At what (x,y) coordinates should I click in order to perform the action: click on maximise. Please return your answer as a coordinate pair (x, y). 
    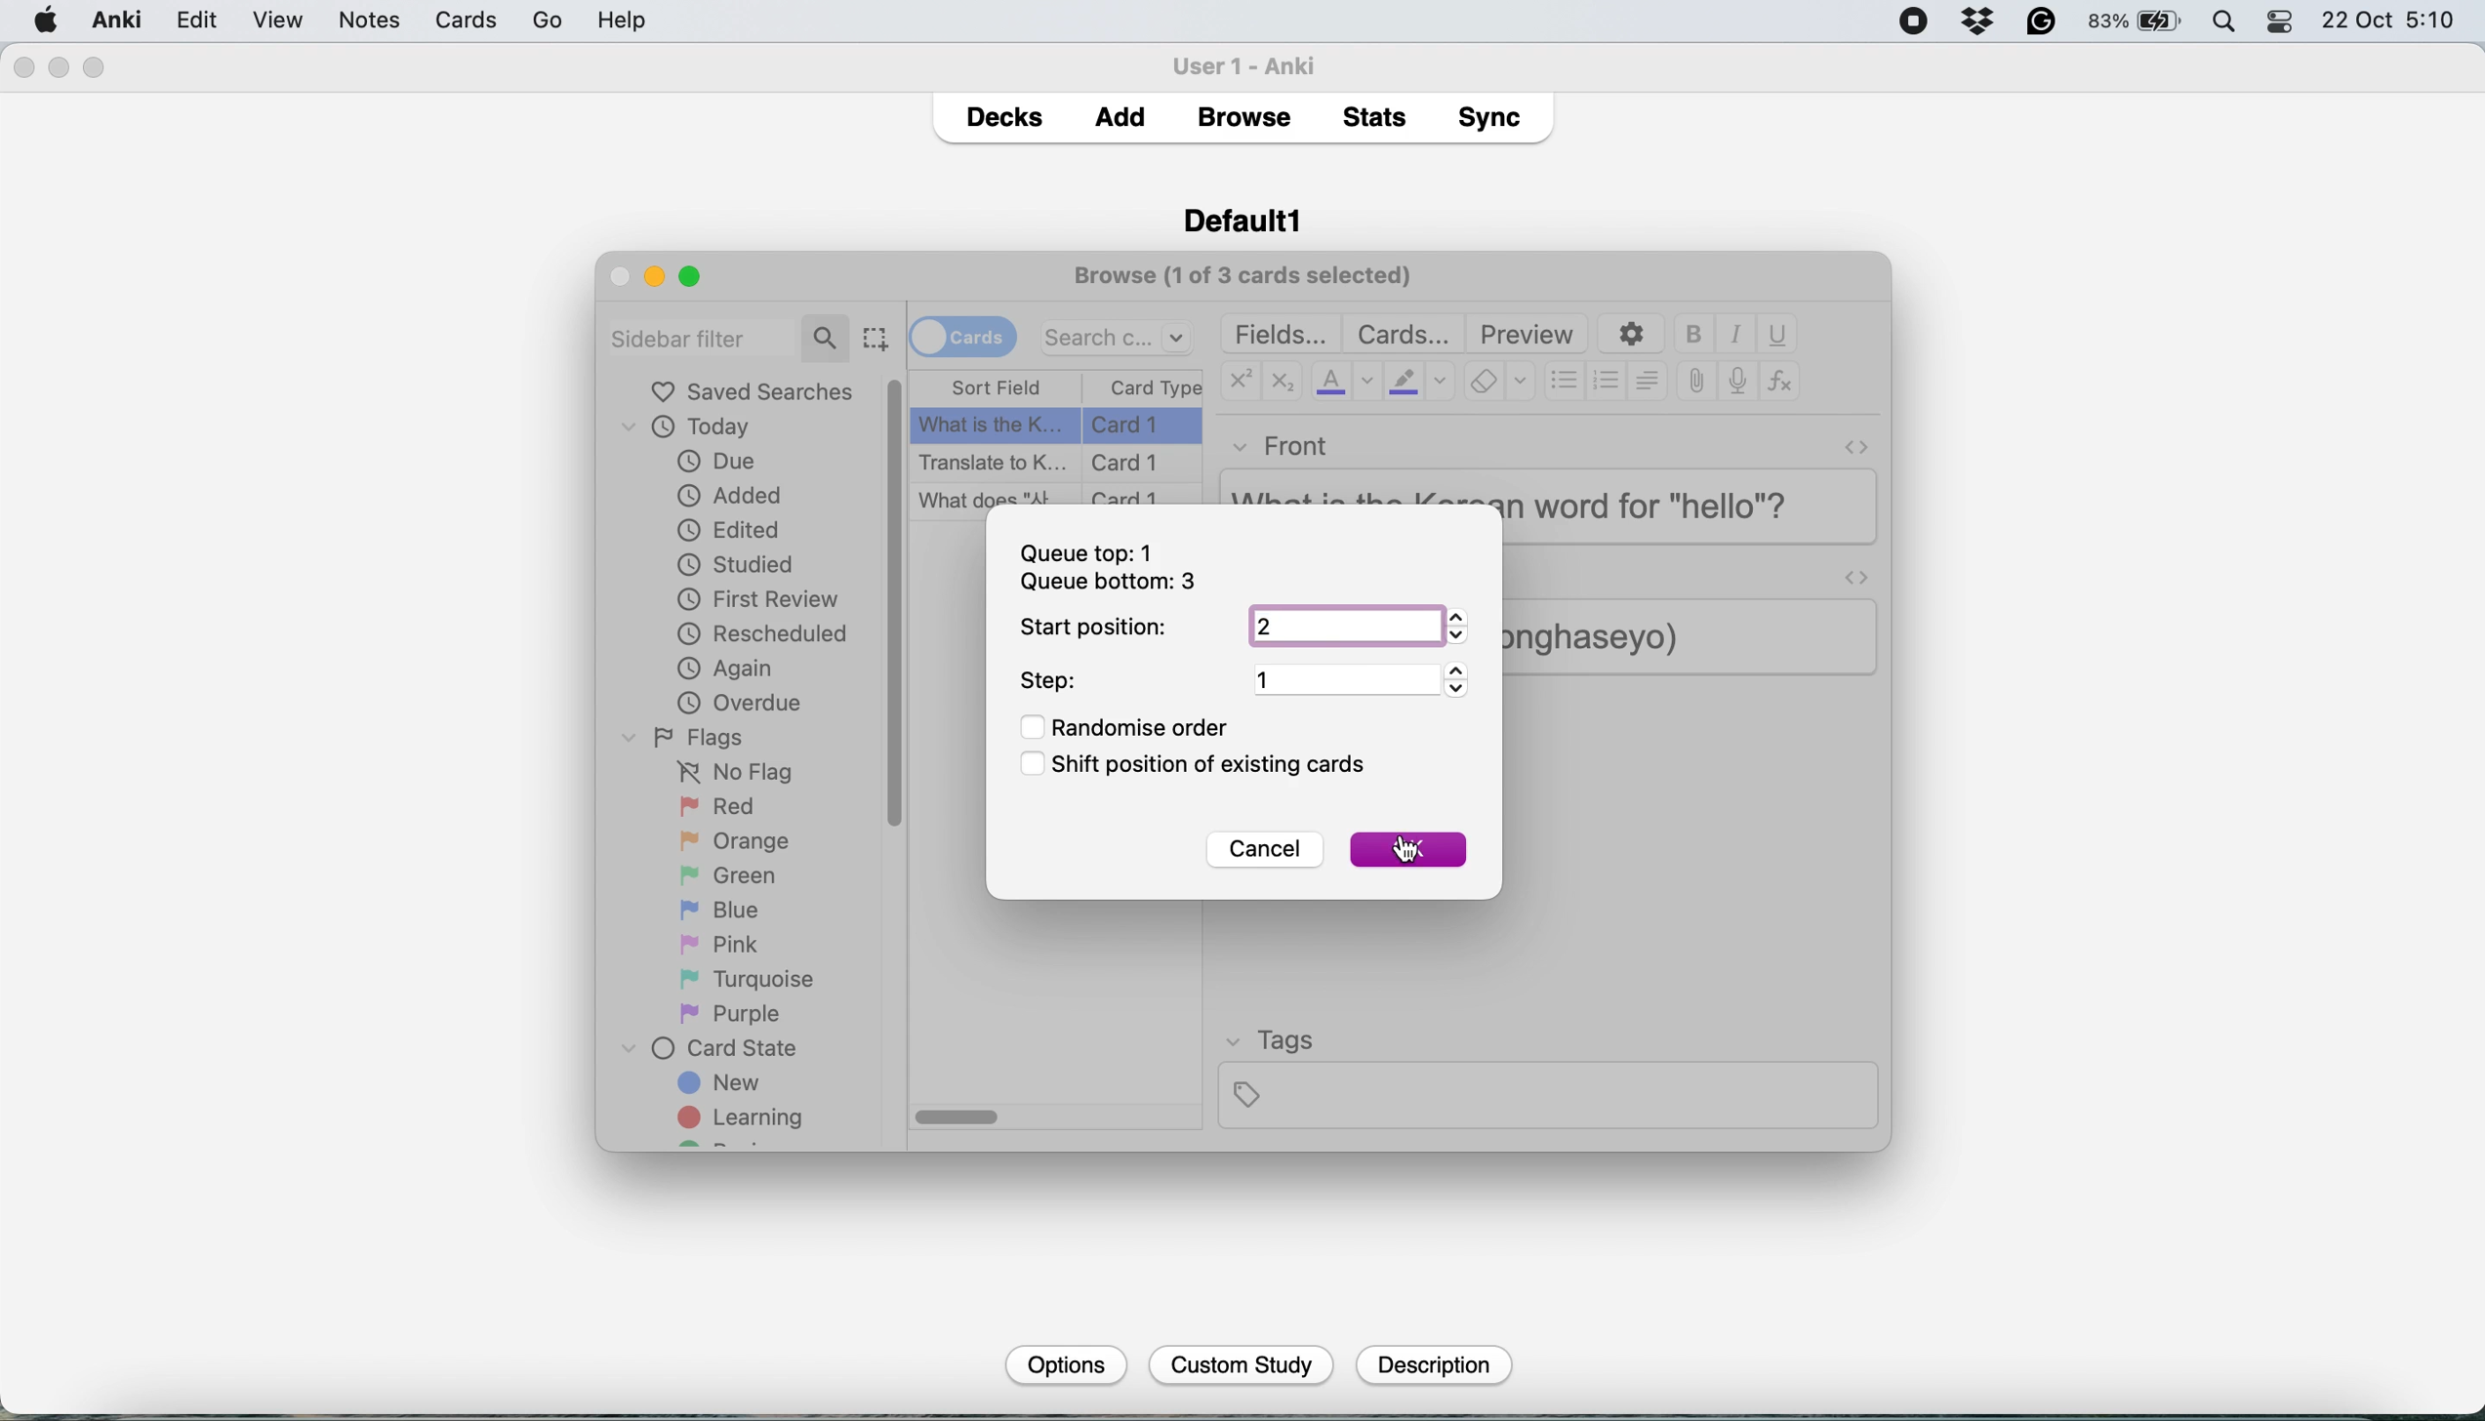
    Looking at the image, I should click on (96, 68).